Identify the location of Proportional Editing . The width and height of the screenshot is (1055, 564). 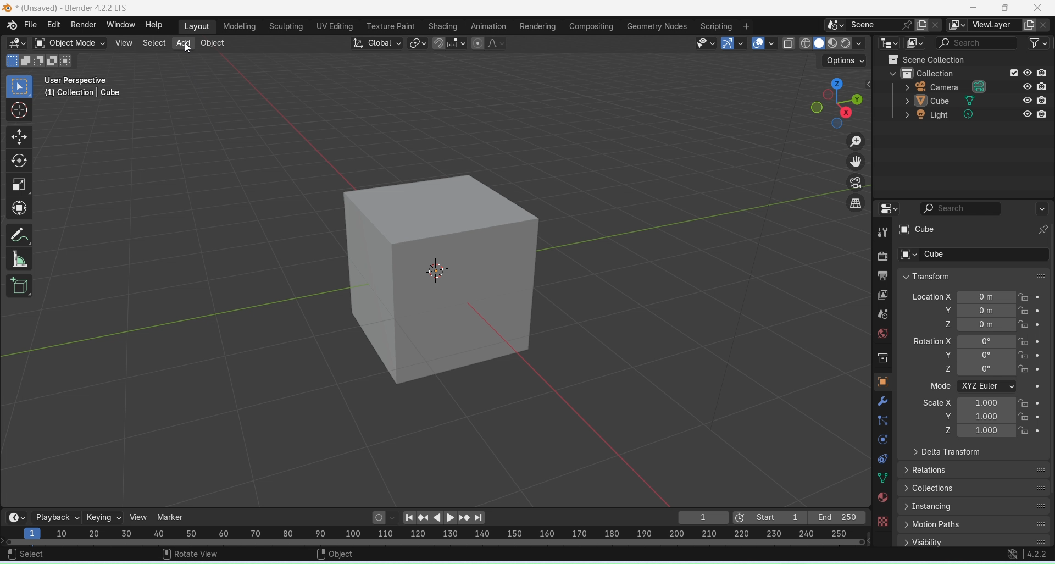
(486, 43).